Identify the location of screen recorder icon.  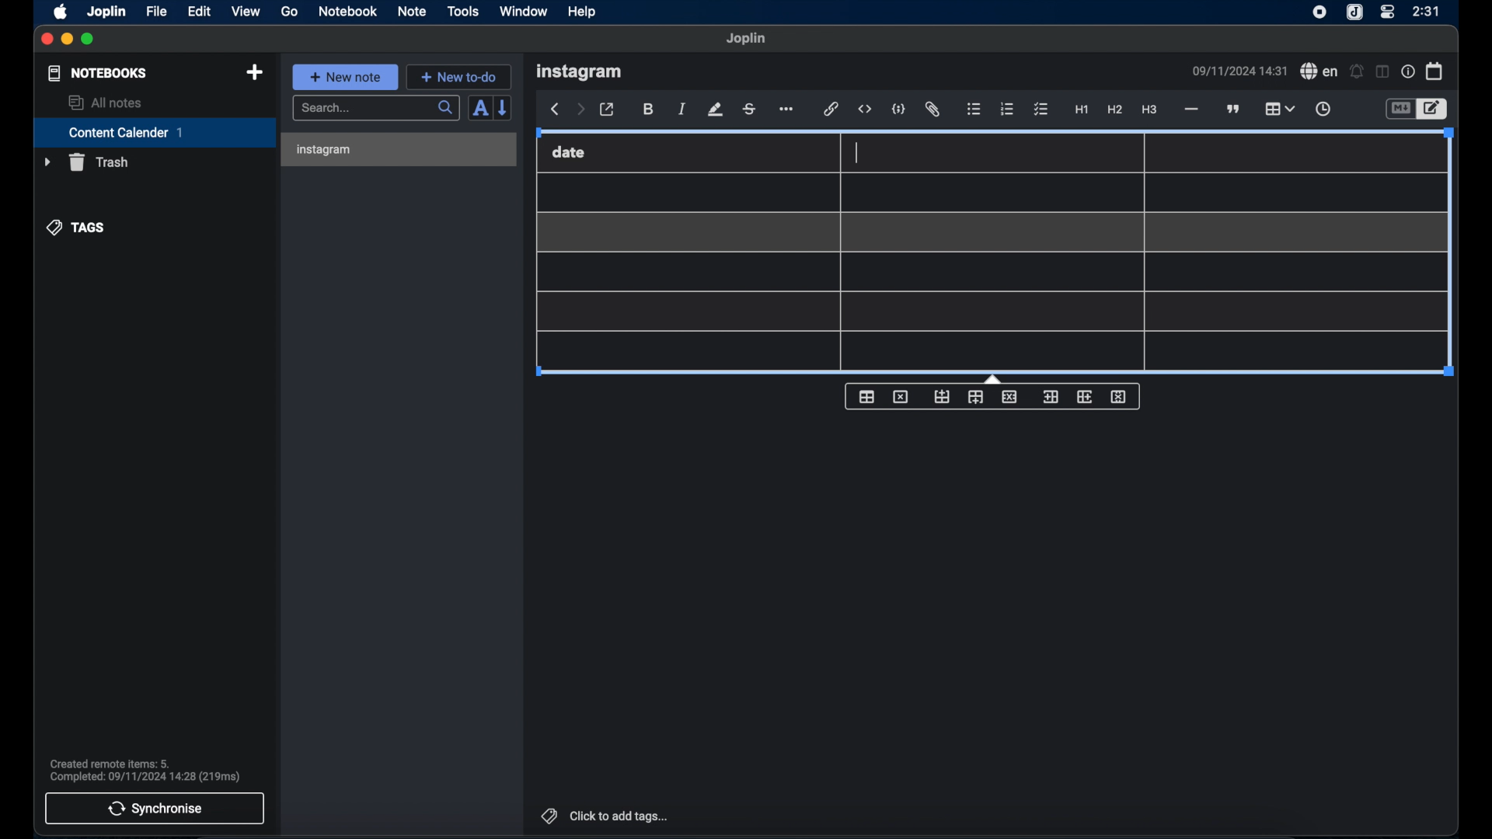
(1319, 13).